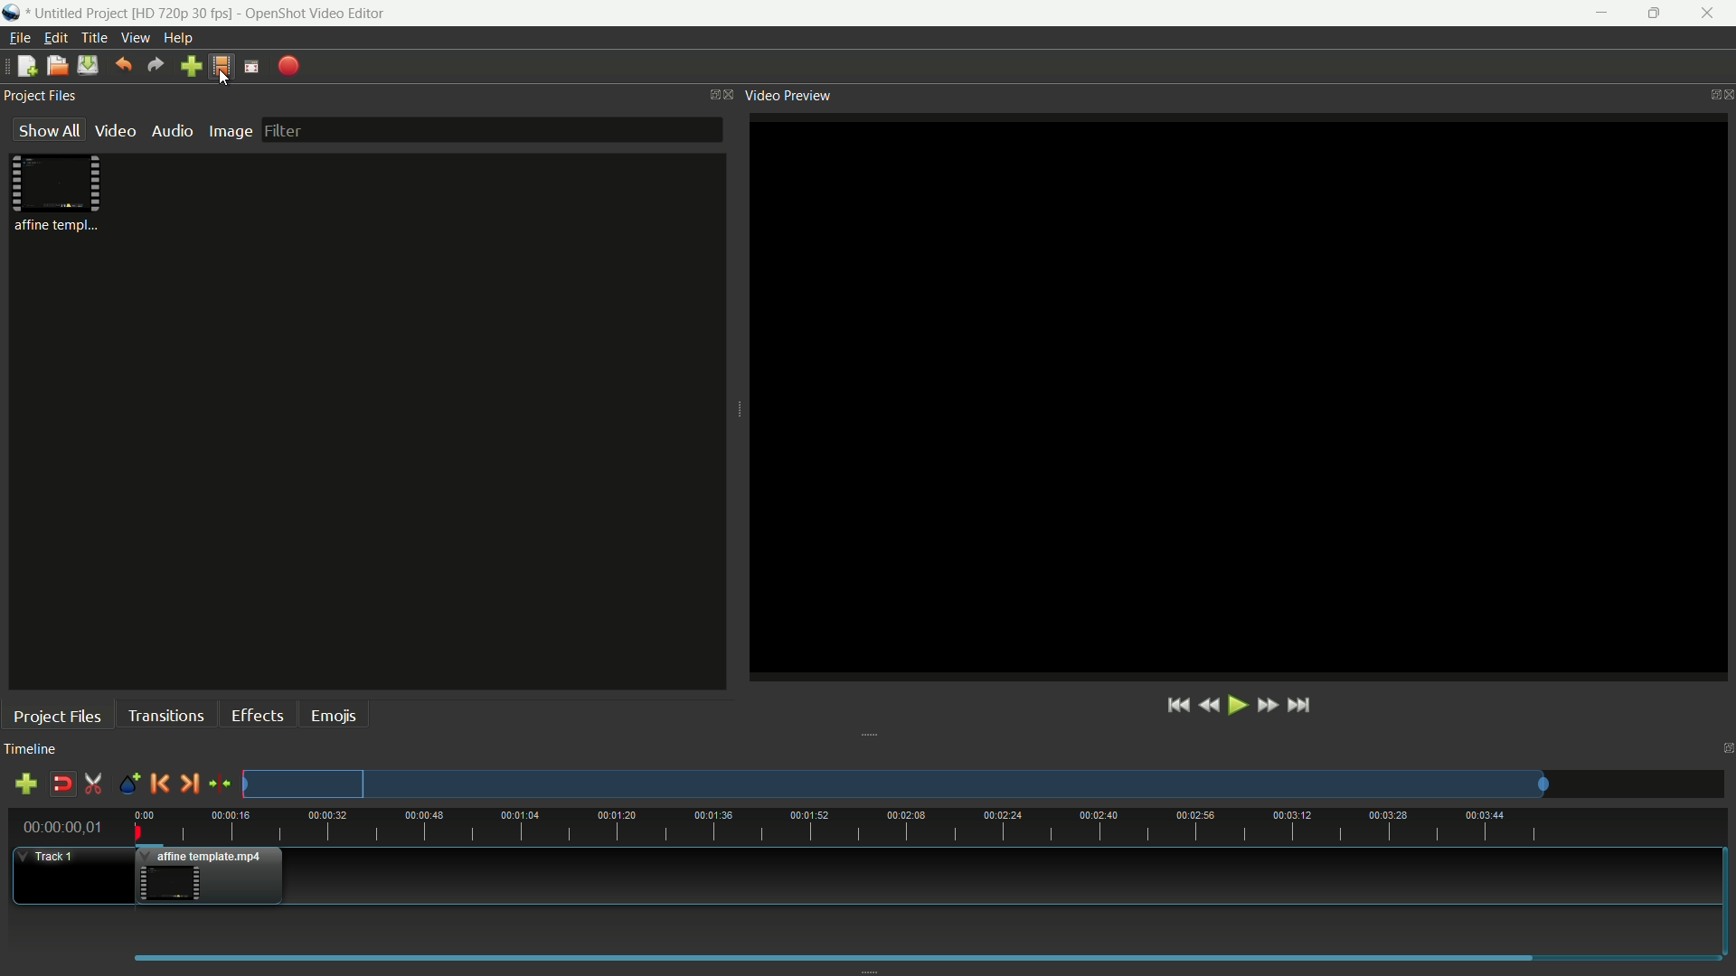  I want to click on create marker, so click(127, 784).